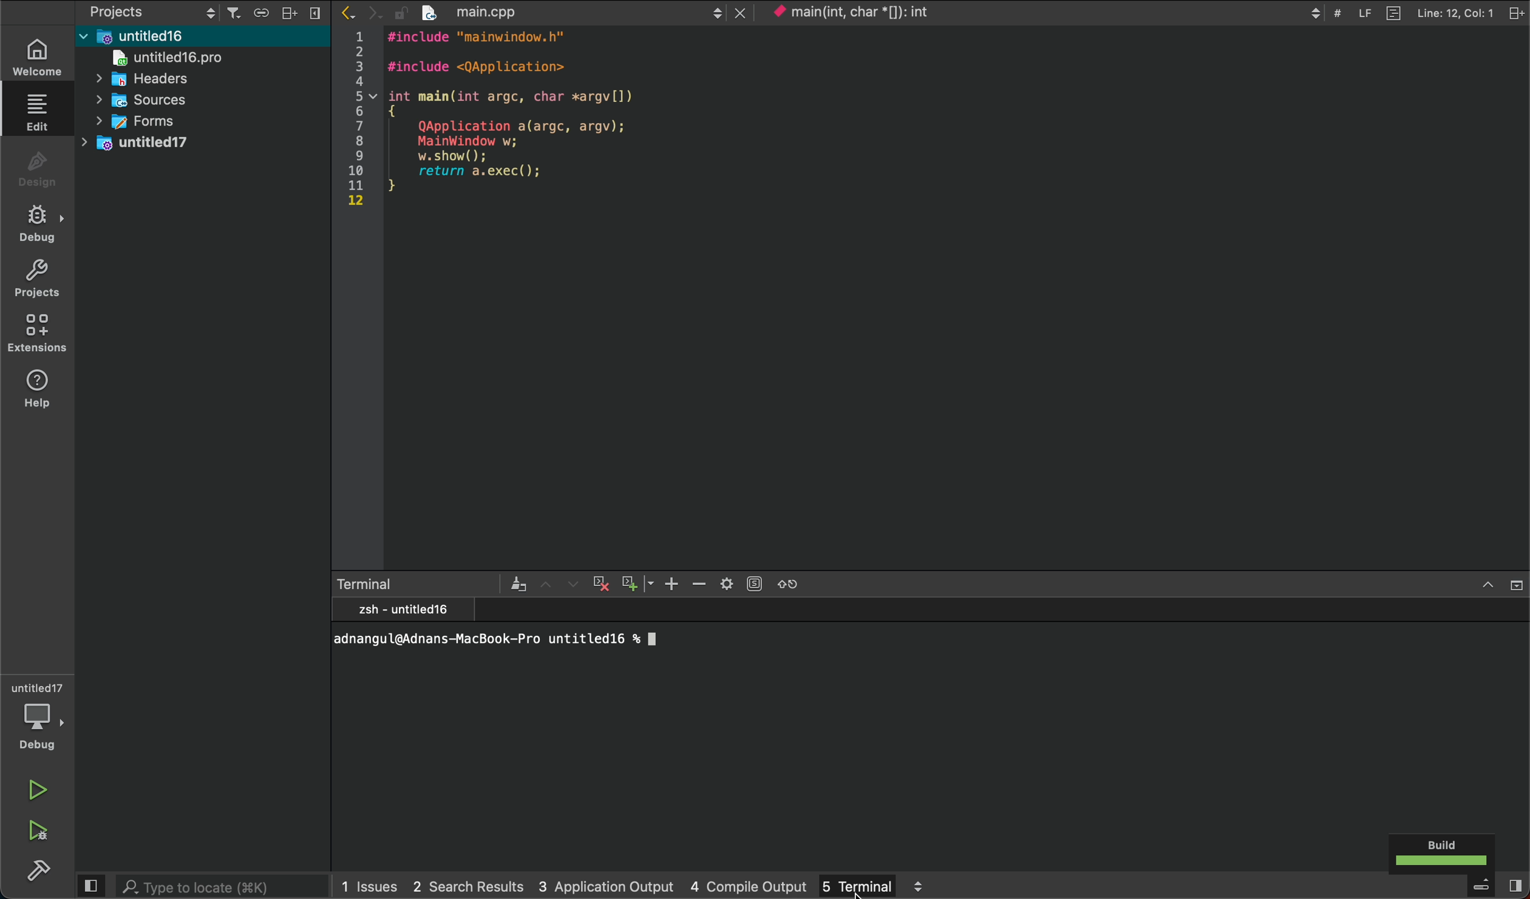 The image size is (1530, 899). I want to click on Search Results, so click(465, 885).